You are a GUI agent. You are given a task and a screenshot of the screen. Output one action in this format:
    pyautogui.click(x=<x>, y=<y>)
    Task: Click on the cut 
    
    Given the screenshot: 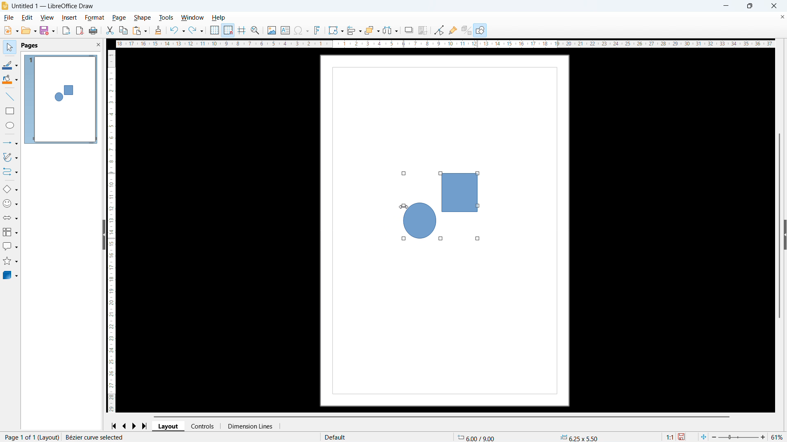 What is the action you would take?
    pyautogui.click(x=110, y=30)
    